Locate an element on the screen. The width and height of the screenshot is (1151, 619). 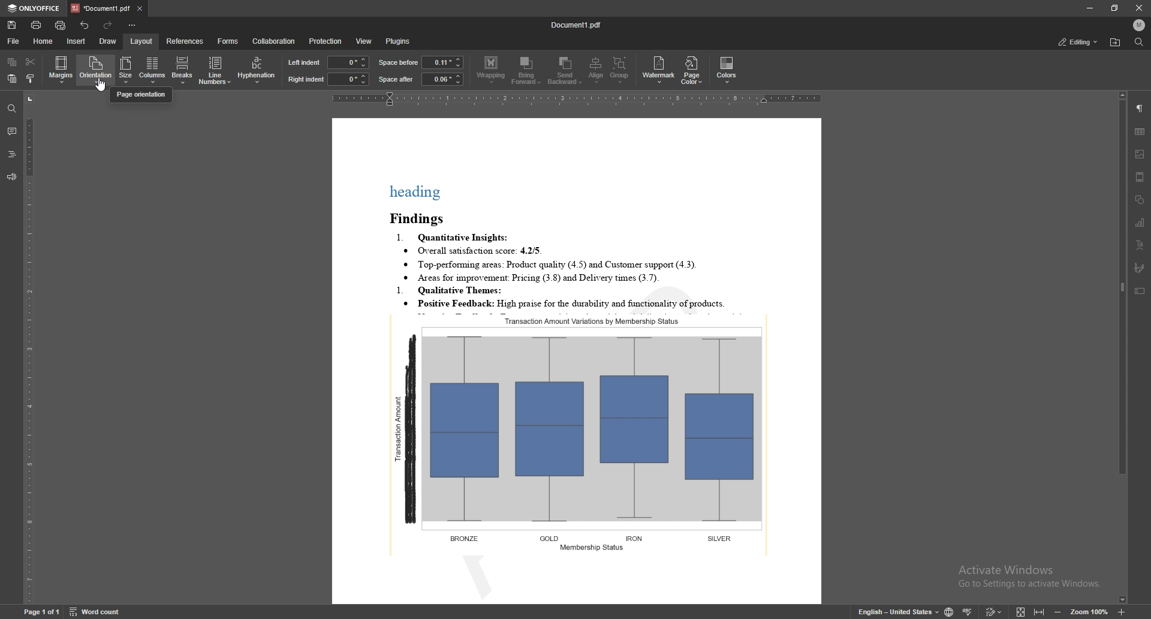
collaboration is located at coordinates (276, 40).